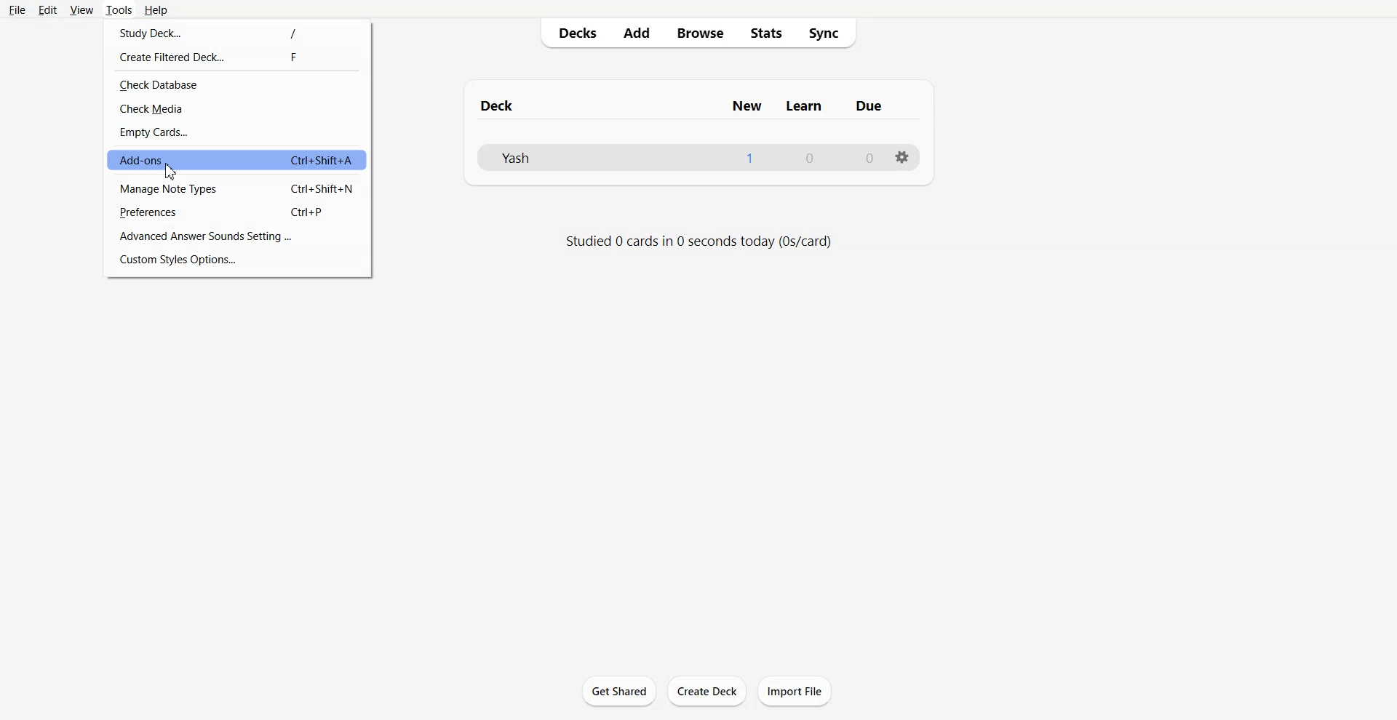 The width and height of the screenshot is (1397, 720). What do you see at coordinates (119, 10) in the screenshot?
I see `Tools` at bounding box center [119, 10].